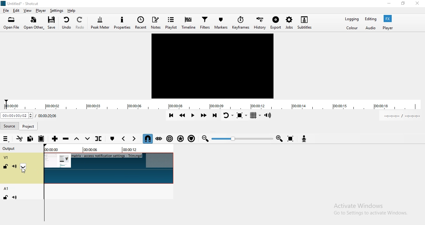  Describe the element at coordinates (55, 139) in the screenshot. I see `Append` at that location.